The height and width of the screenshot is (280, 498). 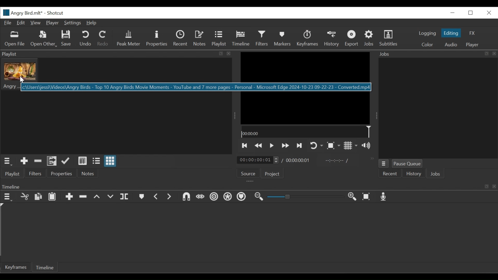 What do you see at coordinates (36, 23) in the screenshot?
I see `View` at bounding box center [36, 23].